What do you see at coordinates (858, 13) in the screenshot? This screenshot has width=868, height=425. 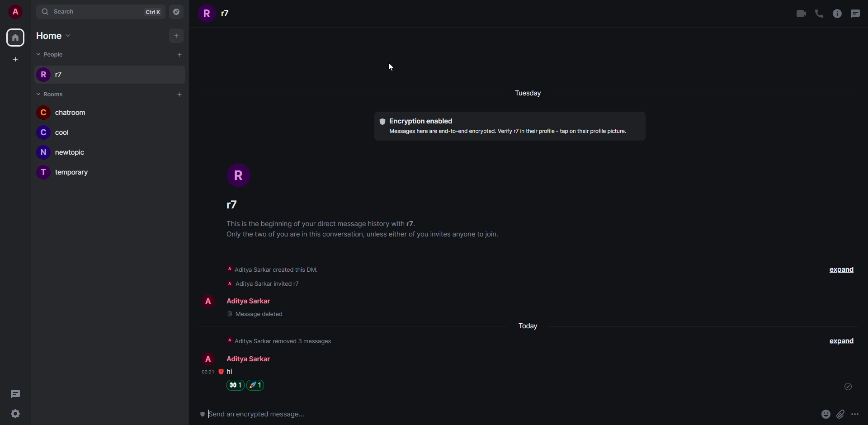 I see `threads` at bounding box center [858, 13].